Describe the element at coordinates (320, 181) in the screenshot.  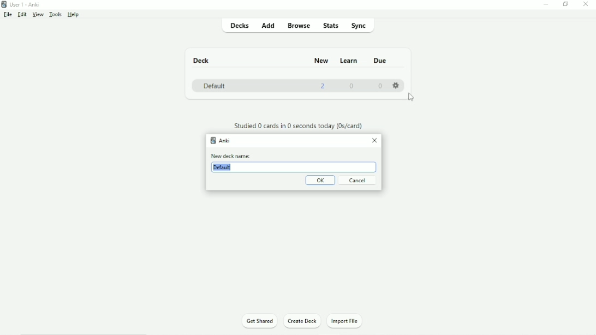
I see `OK` at that location.